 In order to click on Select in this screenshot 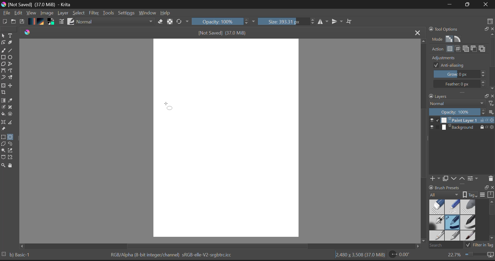, I will do `click(79, 13)`.